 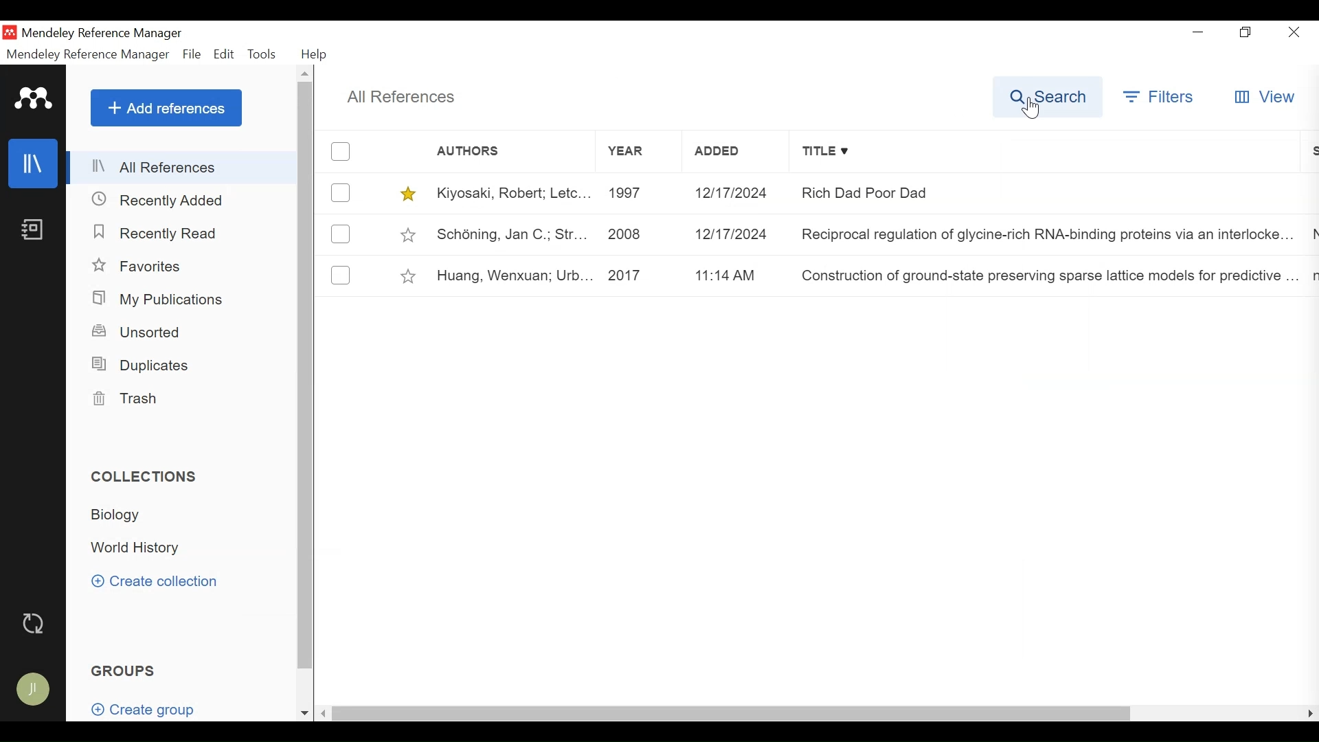 I want to click on Create Collections, so click(x=157, y=583).